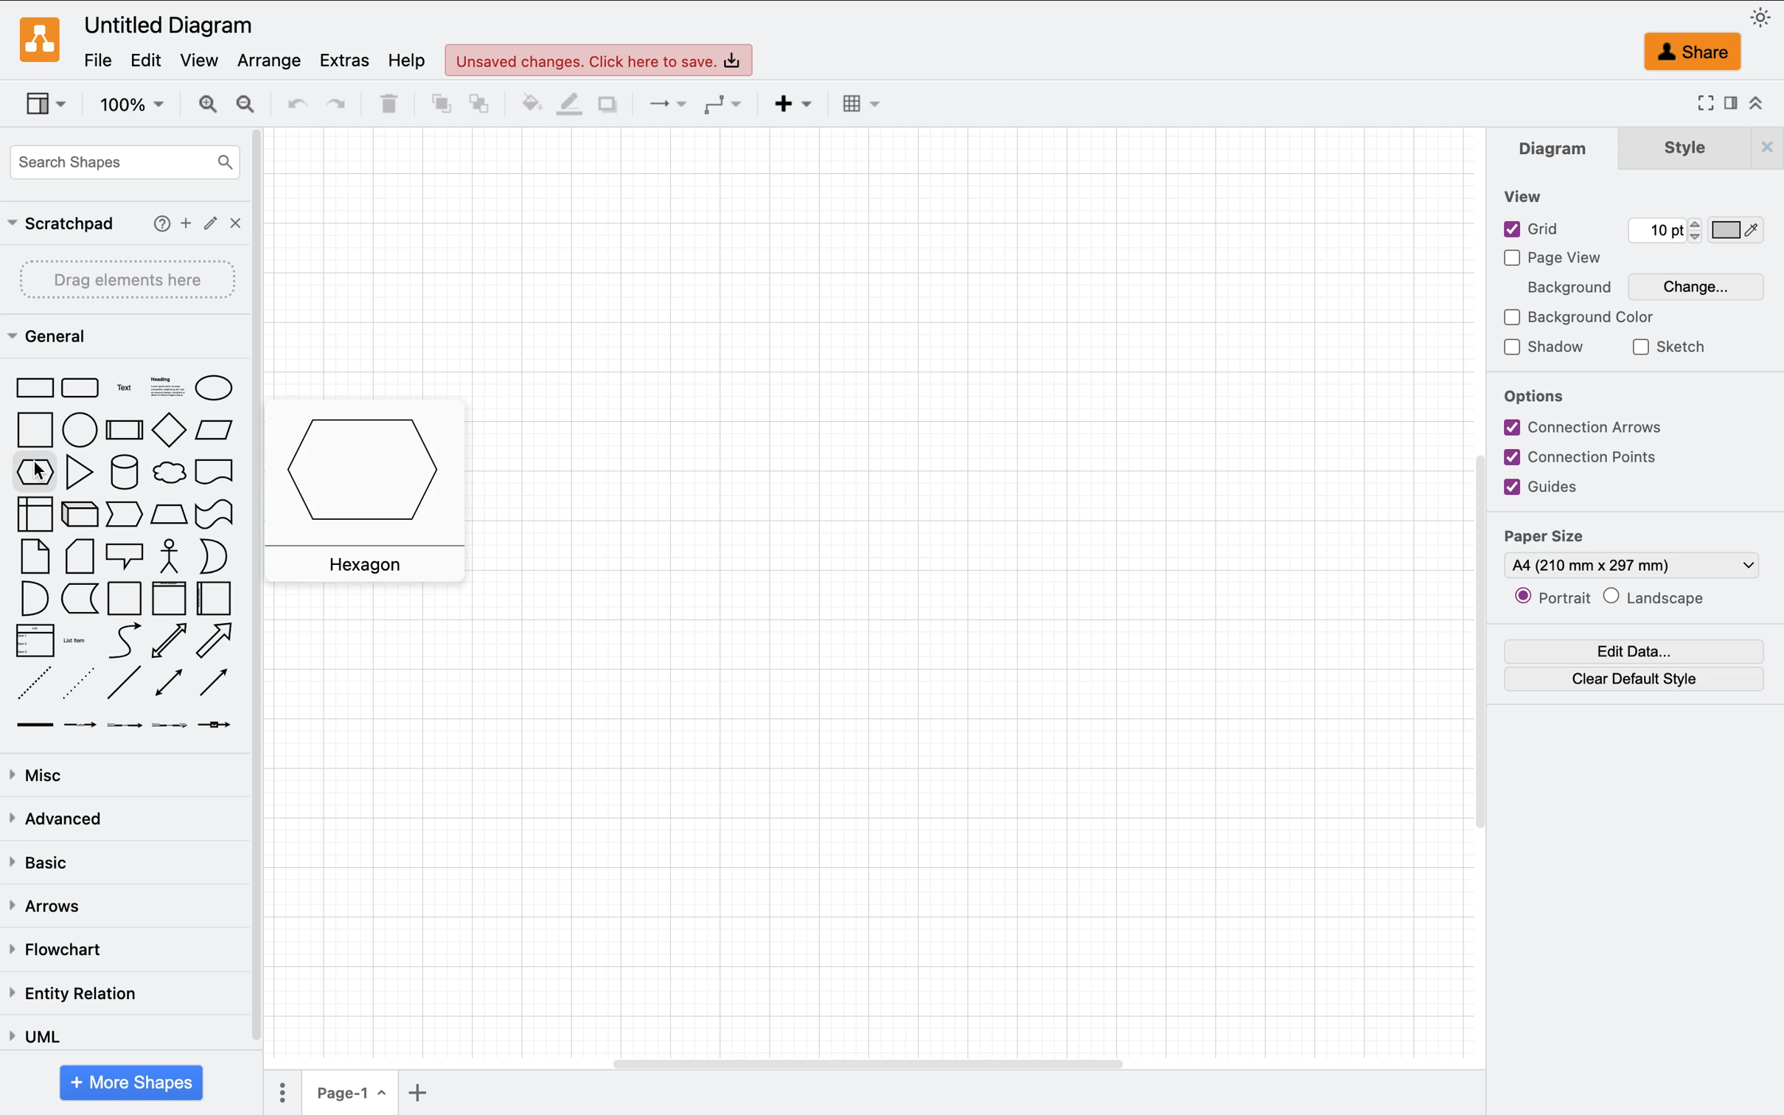 The height and width of the screenshot is (1115, 1784). Describe the element at coordinates (80, 681) in the screenshot. I see `dotted line` at that location.